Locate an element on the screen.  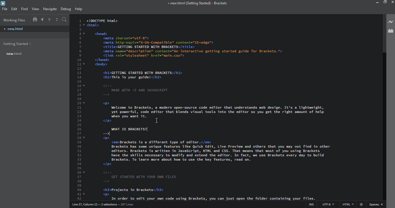
test code is located at coordinates (224, 169).